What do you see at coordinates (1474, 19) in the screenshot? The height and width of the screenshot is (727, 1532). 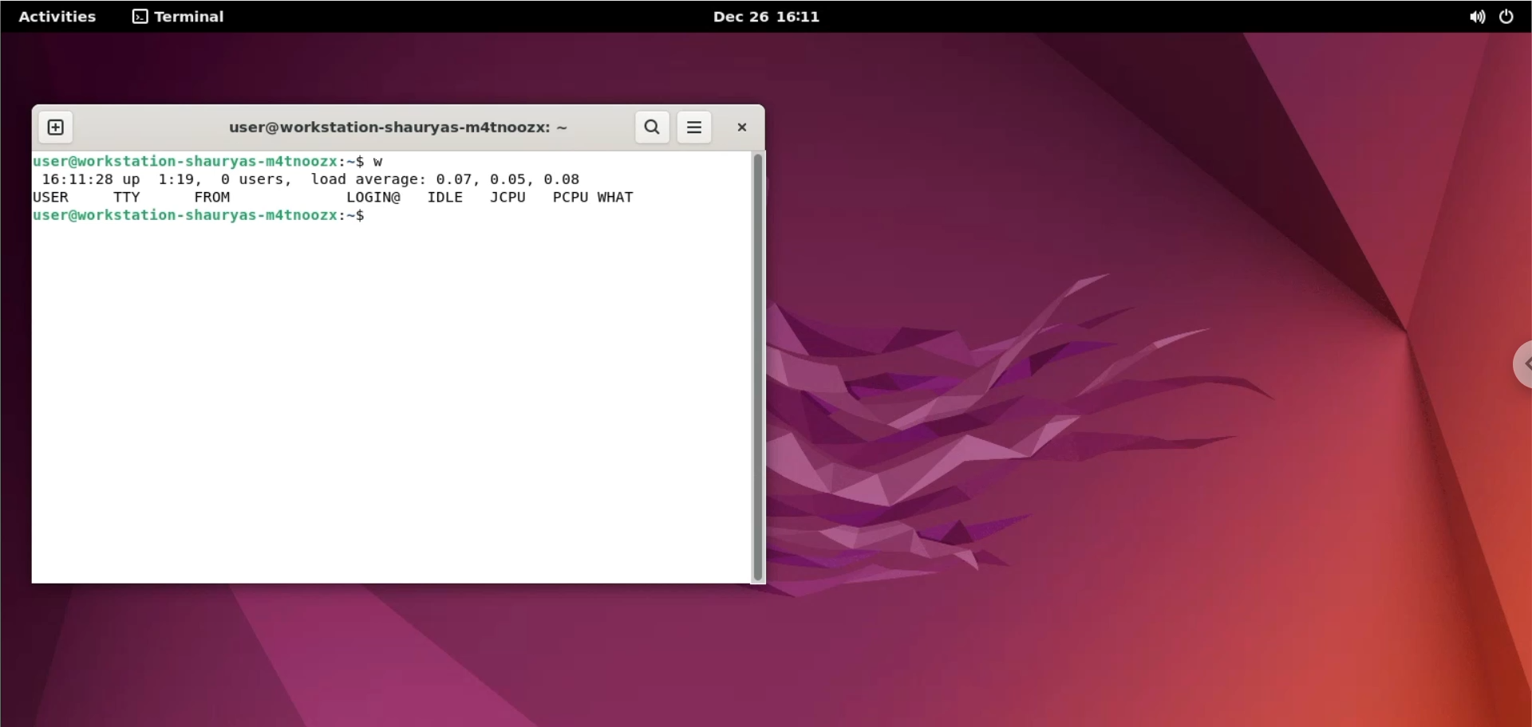 I see `sound options` at bounding box center [1474, 19].